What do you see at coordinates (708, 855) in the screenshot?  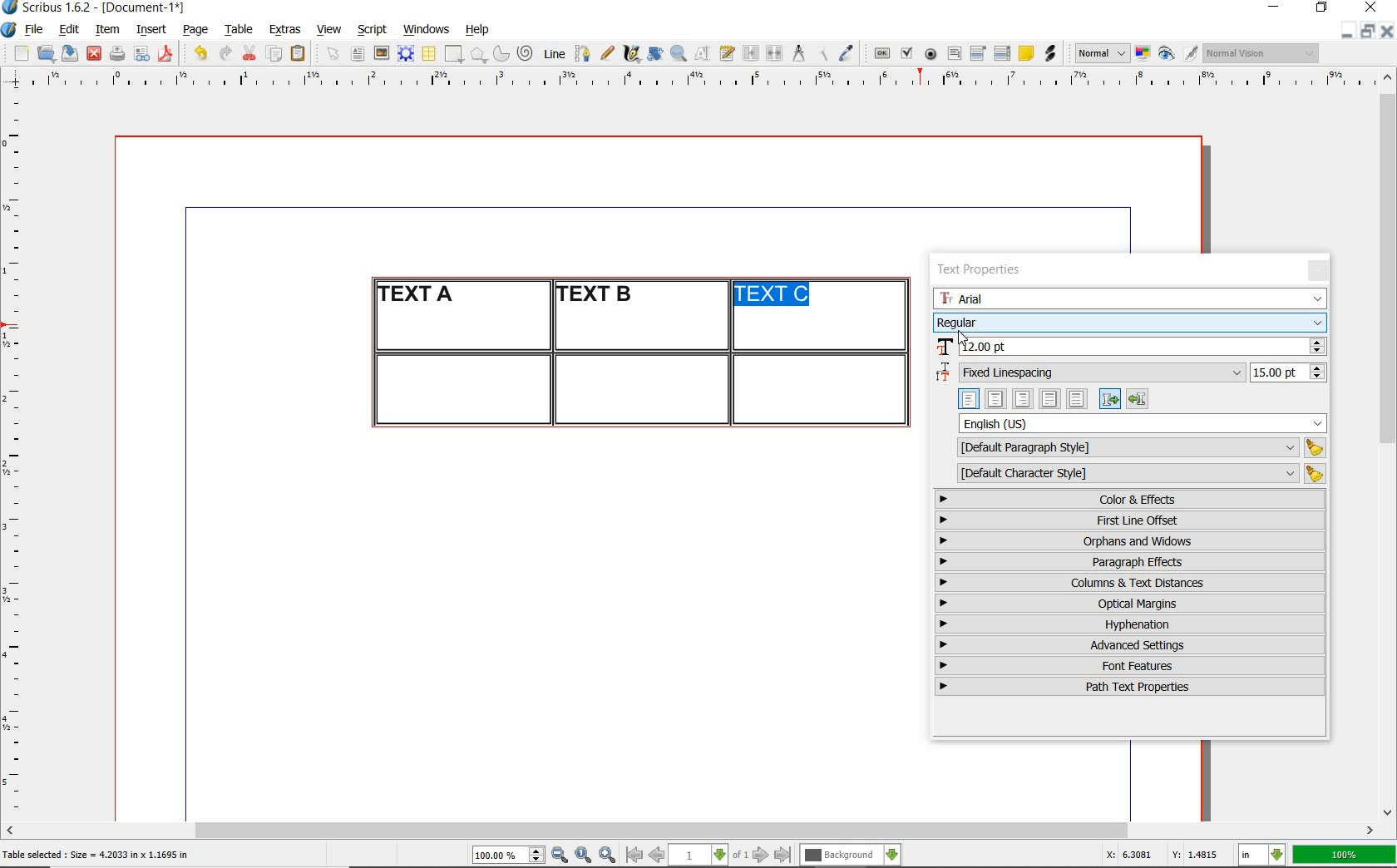 I see `select current page level` at bounding box center [708, 855].